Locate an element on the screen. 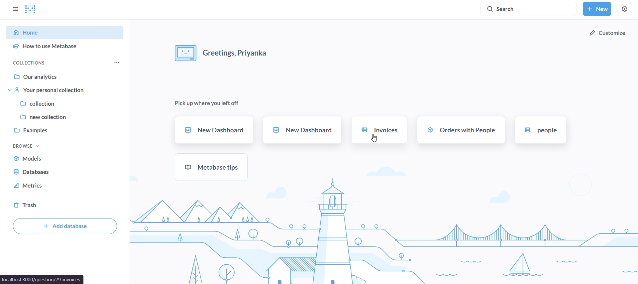 This screenshot has width=638, height=284. trash is located at coordinates (24, 204).